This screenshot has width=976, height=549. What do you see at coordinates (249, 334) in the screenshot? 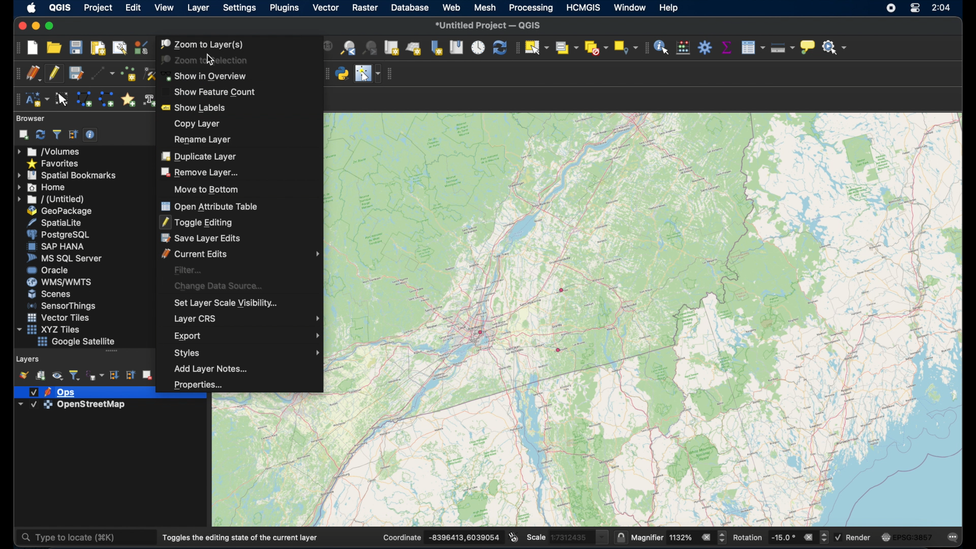
I see `export menu` at bounding box center [249, 334].